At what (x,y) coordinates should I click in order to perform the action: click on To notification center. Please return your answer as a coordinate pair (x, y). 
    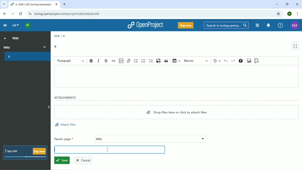
    Looking at the image, I should click on (269, 25).